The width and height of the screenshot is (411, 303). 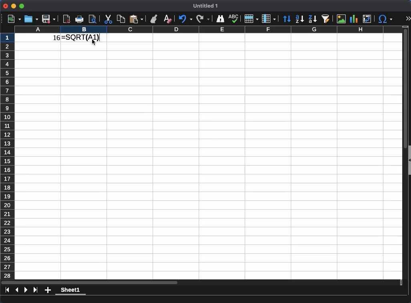 I want to click on minimize, so click(x=14, y=6).